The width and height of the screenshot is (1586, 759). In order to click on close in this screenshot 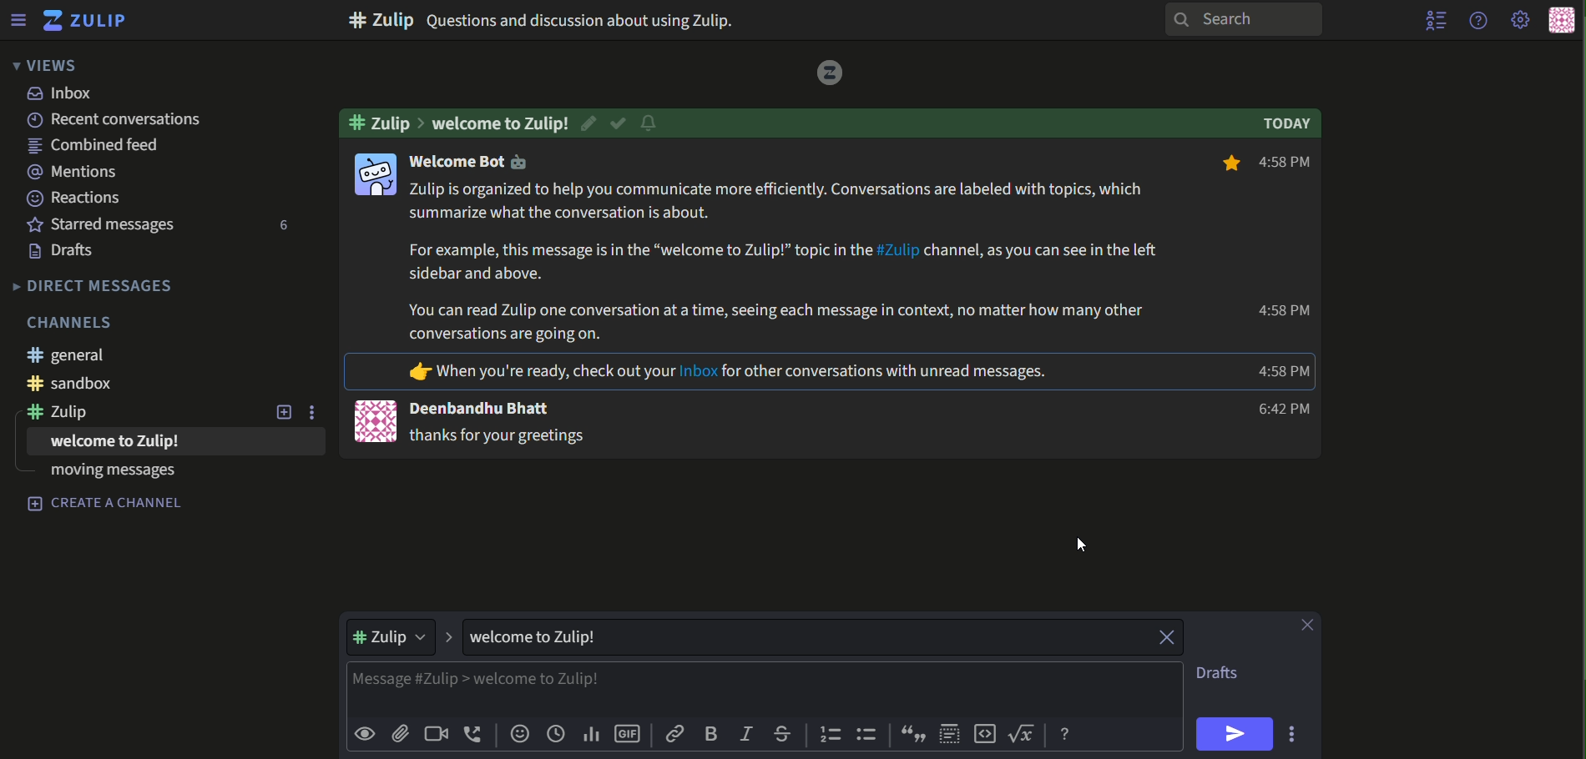, I will do `click(1310, 625)`.